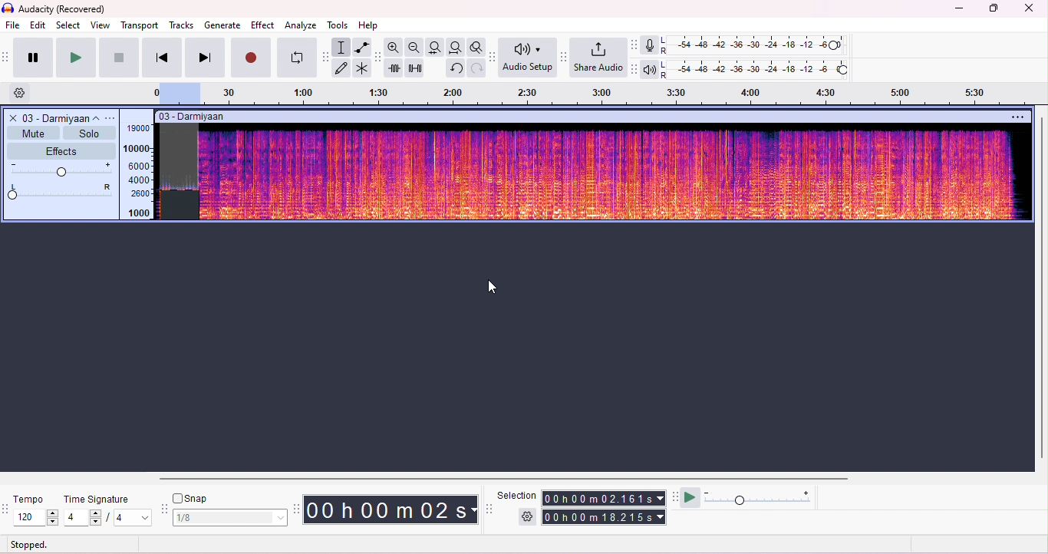 This screenshot has width=1048, height=554. Describe the element at coordinates (139, 172) in the screenshot. I see `frequency` at that location.